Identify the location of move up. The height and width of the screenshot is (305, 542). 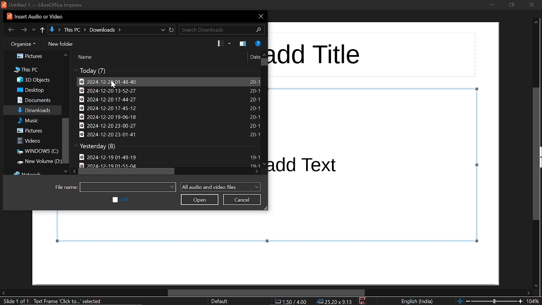
(65, 55).